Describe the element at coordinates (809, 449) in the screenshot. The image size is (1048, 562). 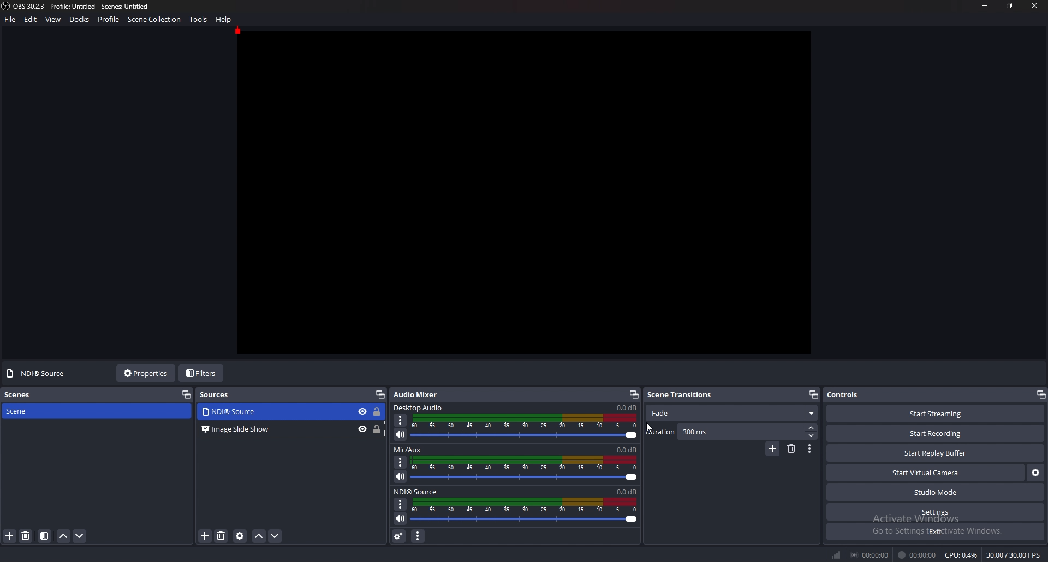
I see `transition properties` at that location.